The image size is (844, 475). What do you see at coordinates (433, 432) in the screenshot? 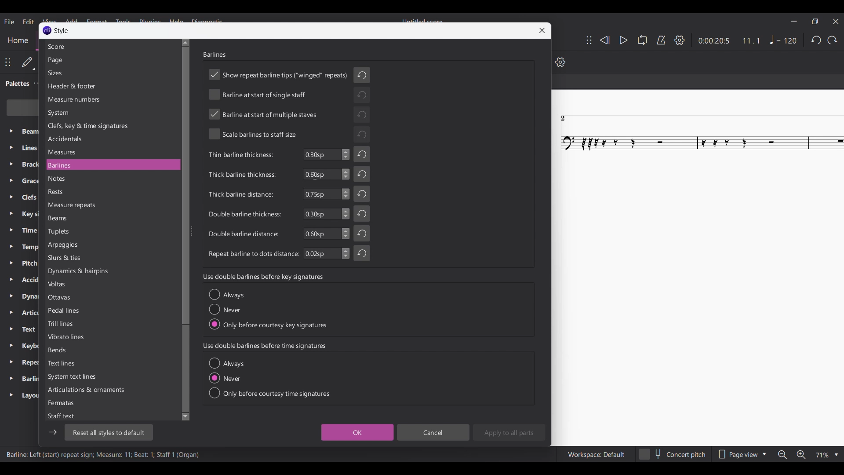
I see `Cancel` at bounding box center [433, 432].